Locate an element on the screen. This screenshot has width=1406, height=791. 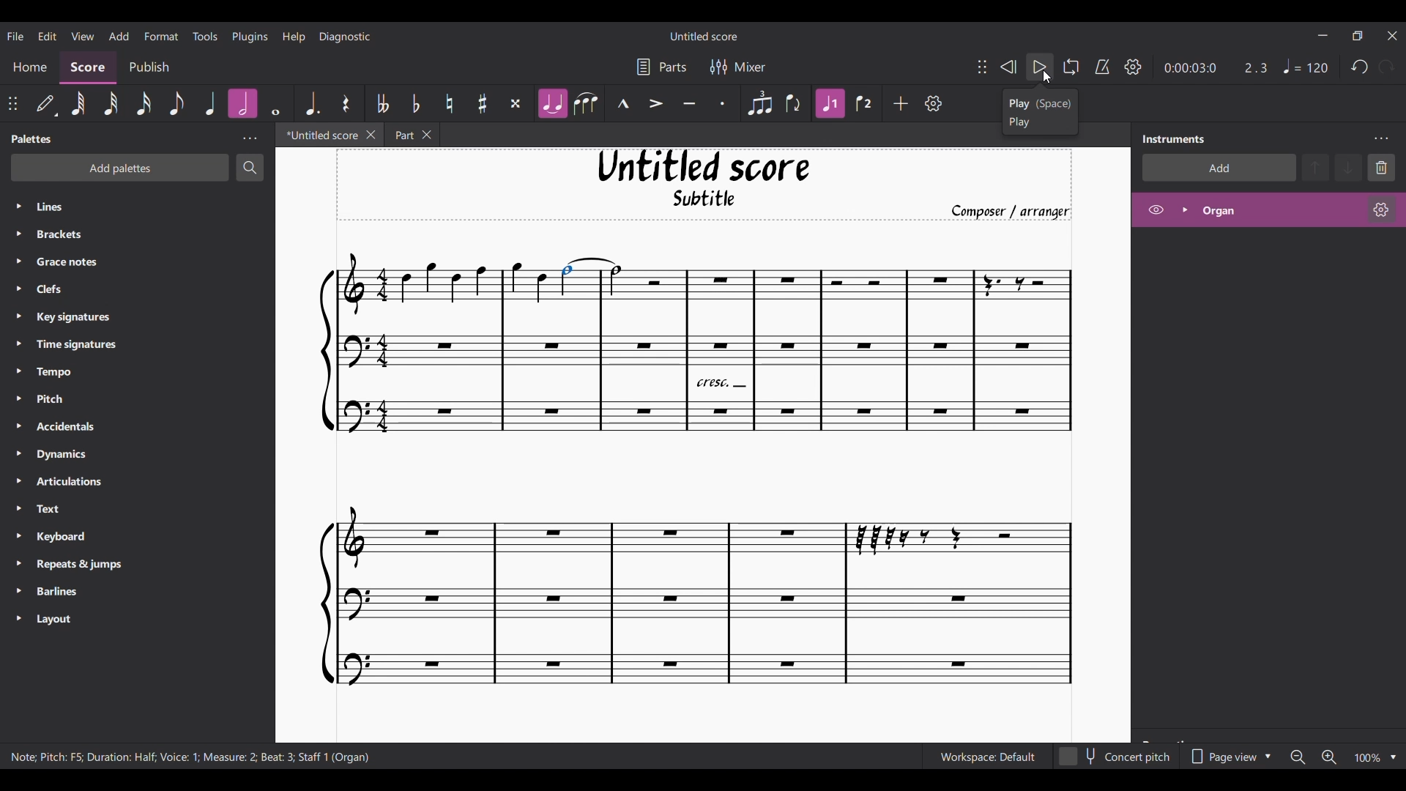
Tuplet is located at coordinates (759, 104).